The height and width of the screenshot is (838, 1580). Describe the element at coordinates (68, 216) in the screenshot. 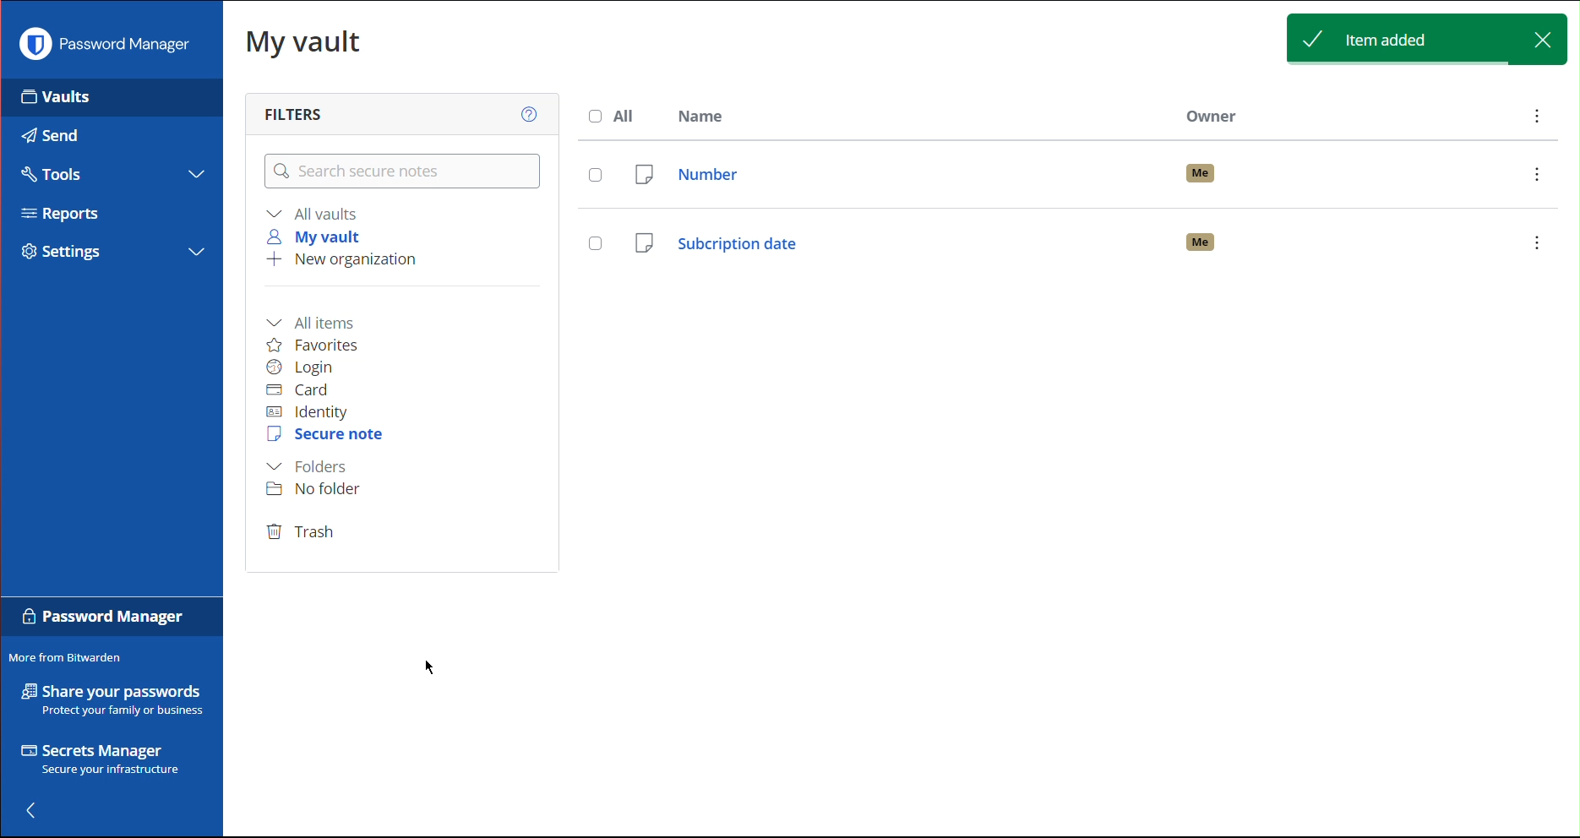

I see `Reports` at that location.